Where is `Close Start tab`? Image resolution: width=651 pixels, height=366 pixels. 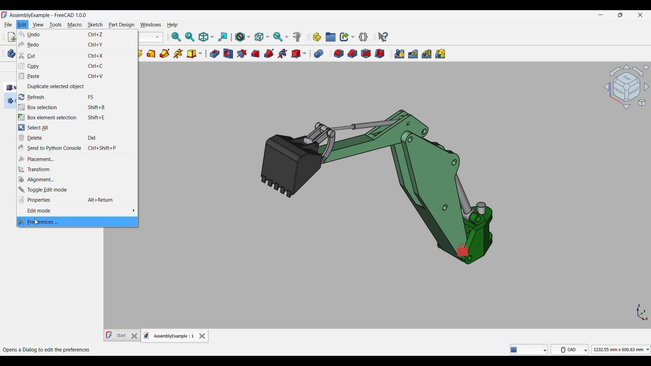 Close Start tab is located at coordinates (135, 336).